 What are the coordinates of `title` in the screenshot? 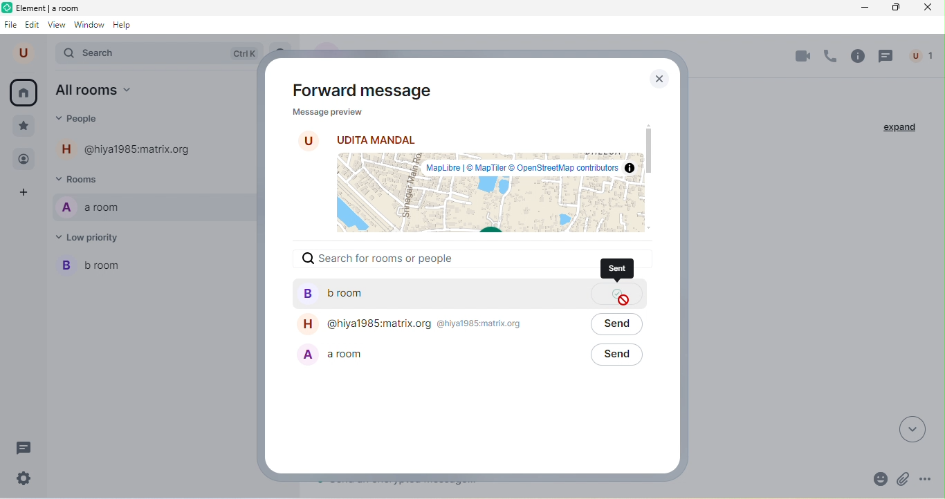 It's located at (41, 8).